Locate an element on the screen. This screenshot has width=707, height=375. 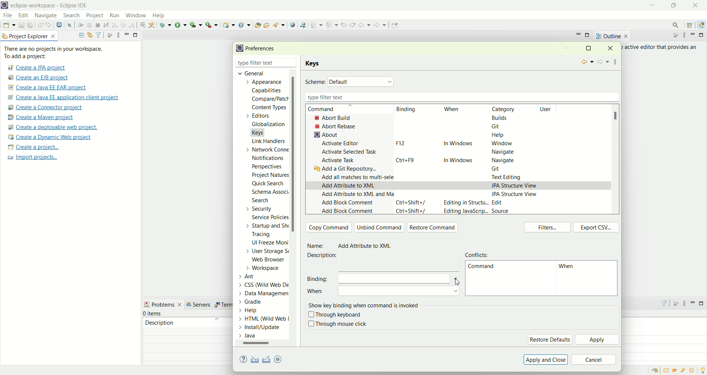
unbind command is located at coordinates (380, 227).